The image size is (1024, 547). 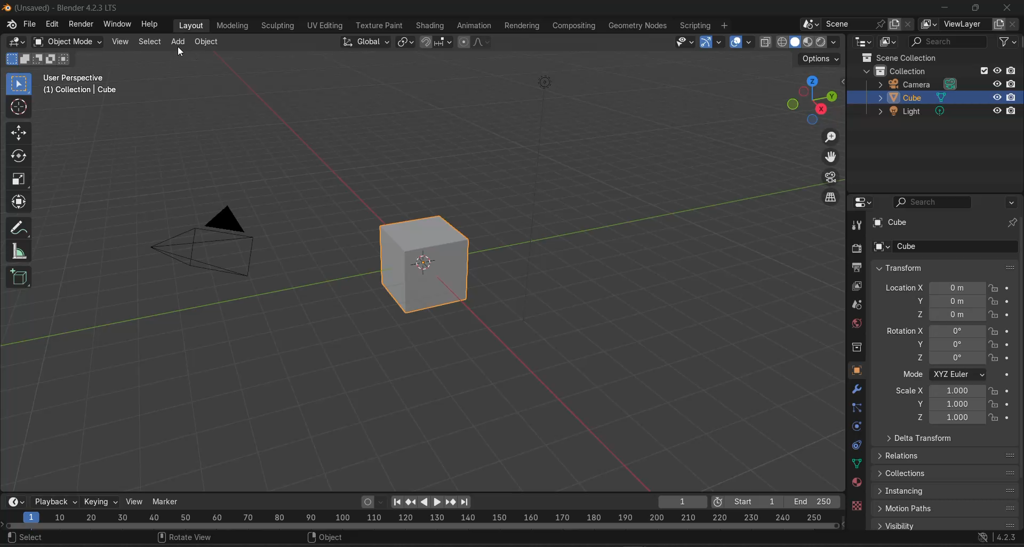 What do you see at coordinates (946, 490) in the screenshot?
I see `instancing` at bounding box center [946, 490].